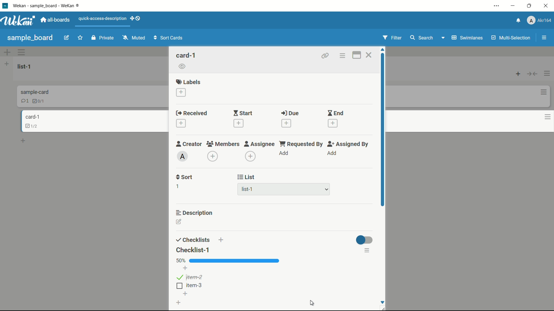 This screenshot has height=311, width=554. What do you see at coordinates (259, 144) in the screenshot?
I see `assignee` at bounding box center [259, 144].